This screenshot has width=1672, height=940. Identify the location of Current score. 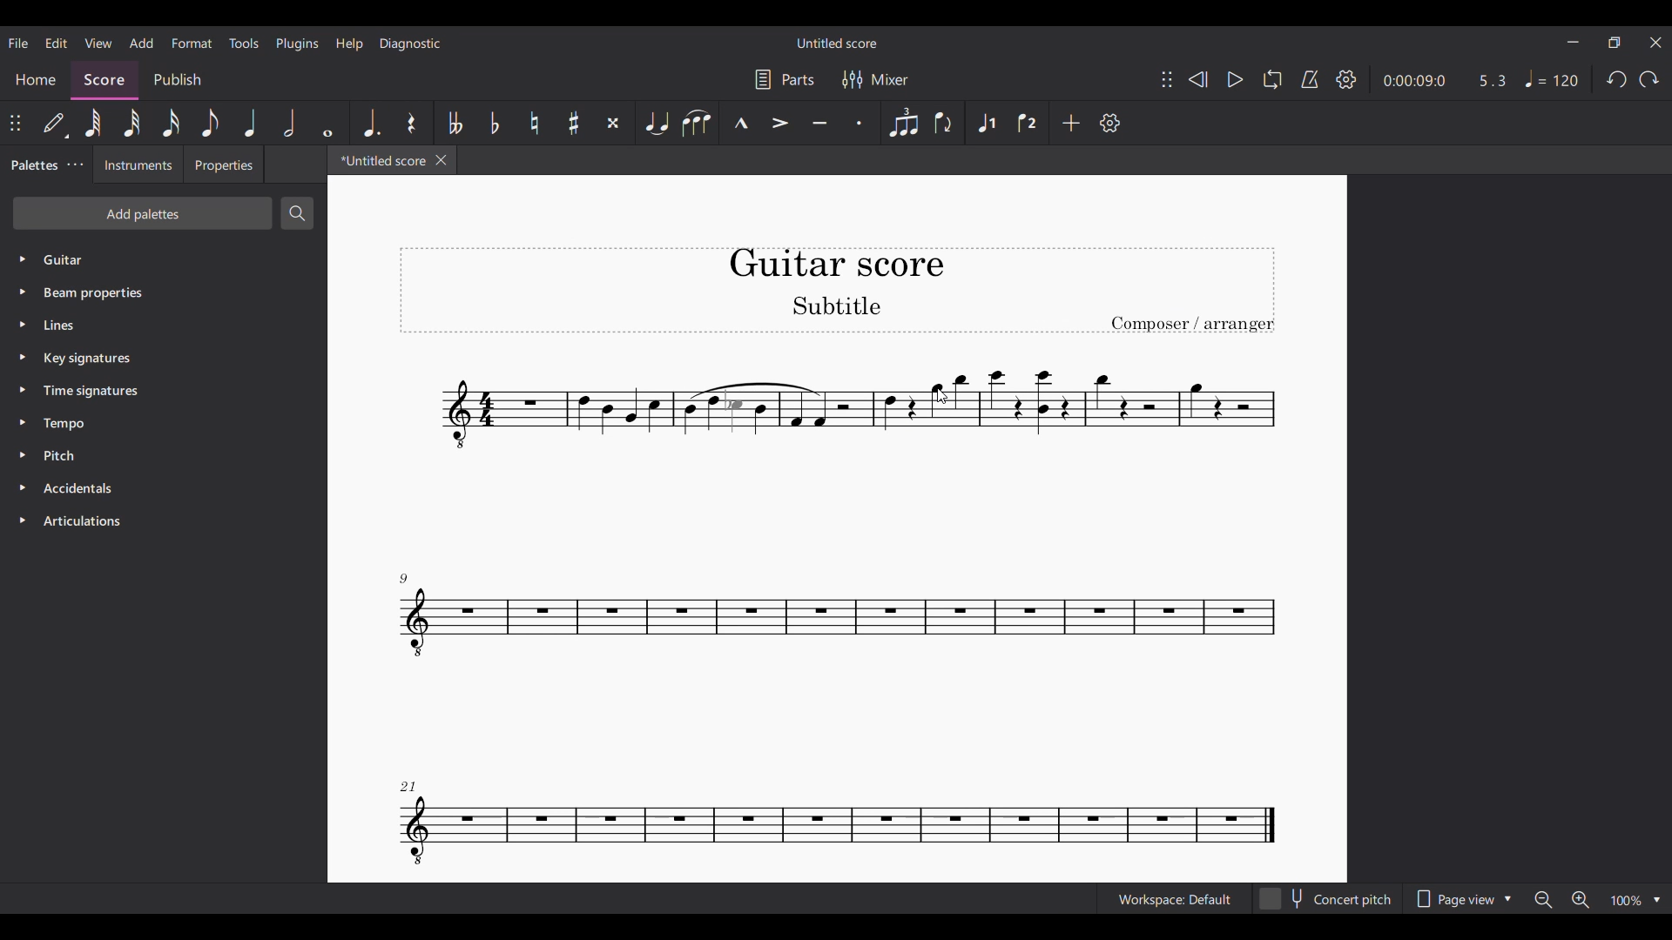
(837, 528).